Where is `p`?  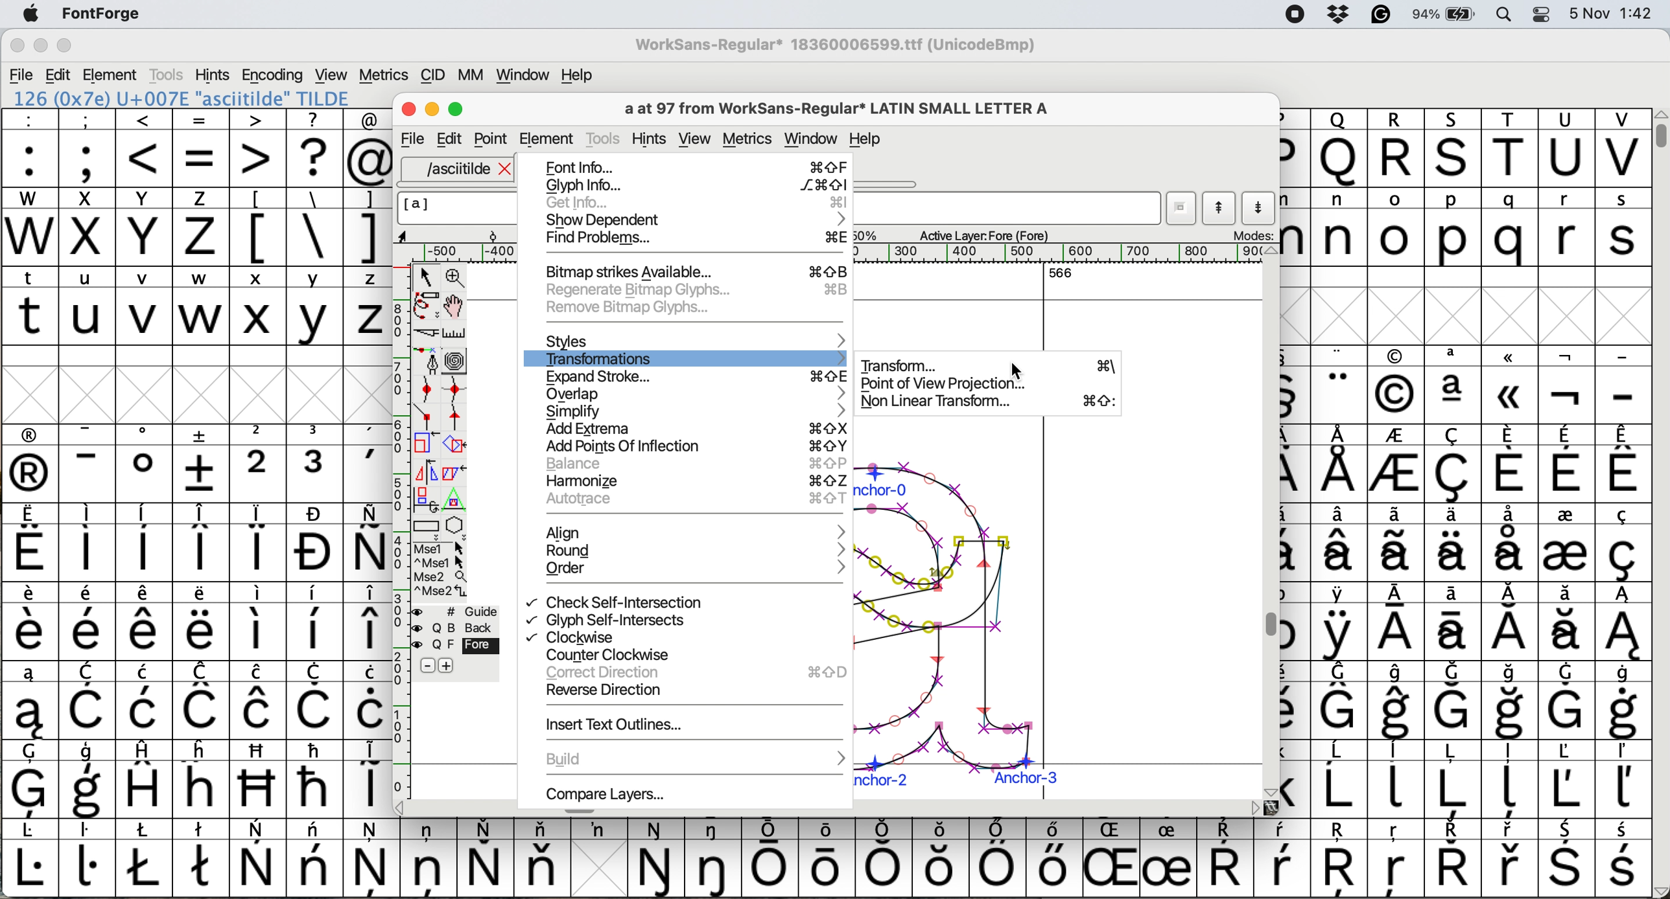
p is located at coordinates (1453, 229).